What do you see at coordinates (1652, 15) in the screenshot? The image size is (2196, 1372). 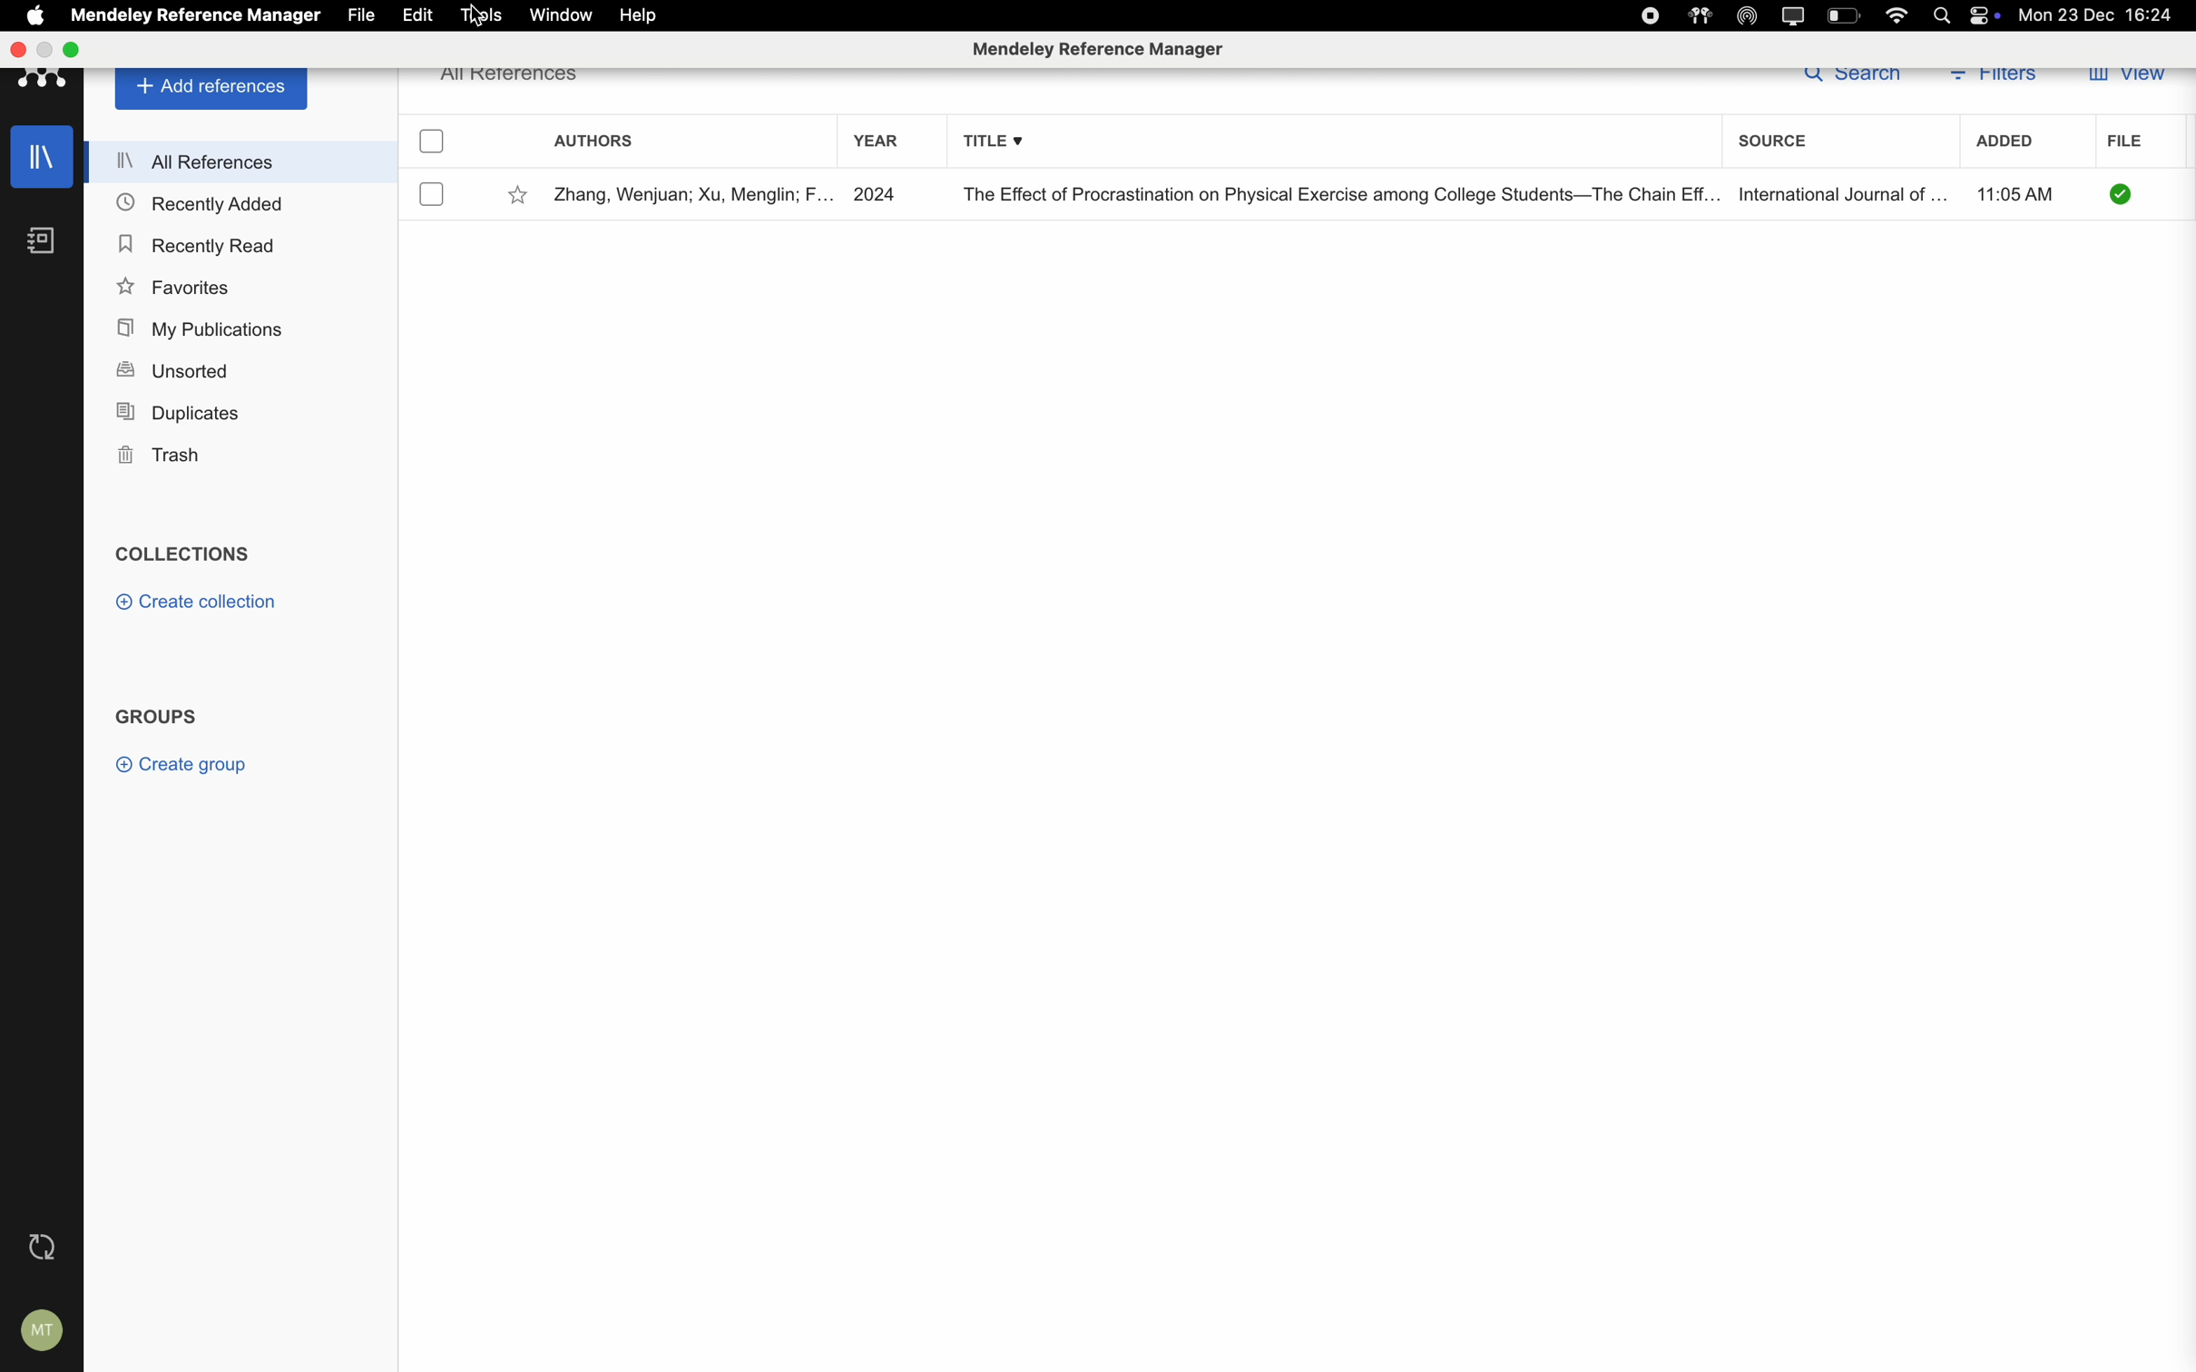 I see `stop record` at bounding box center [1652, 15].